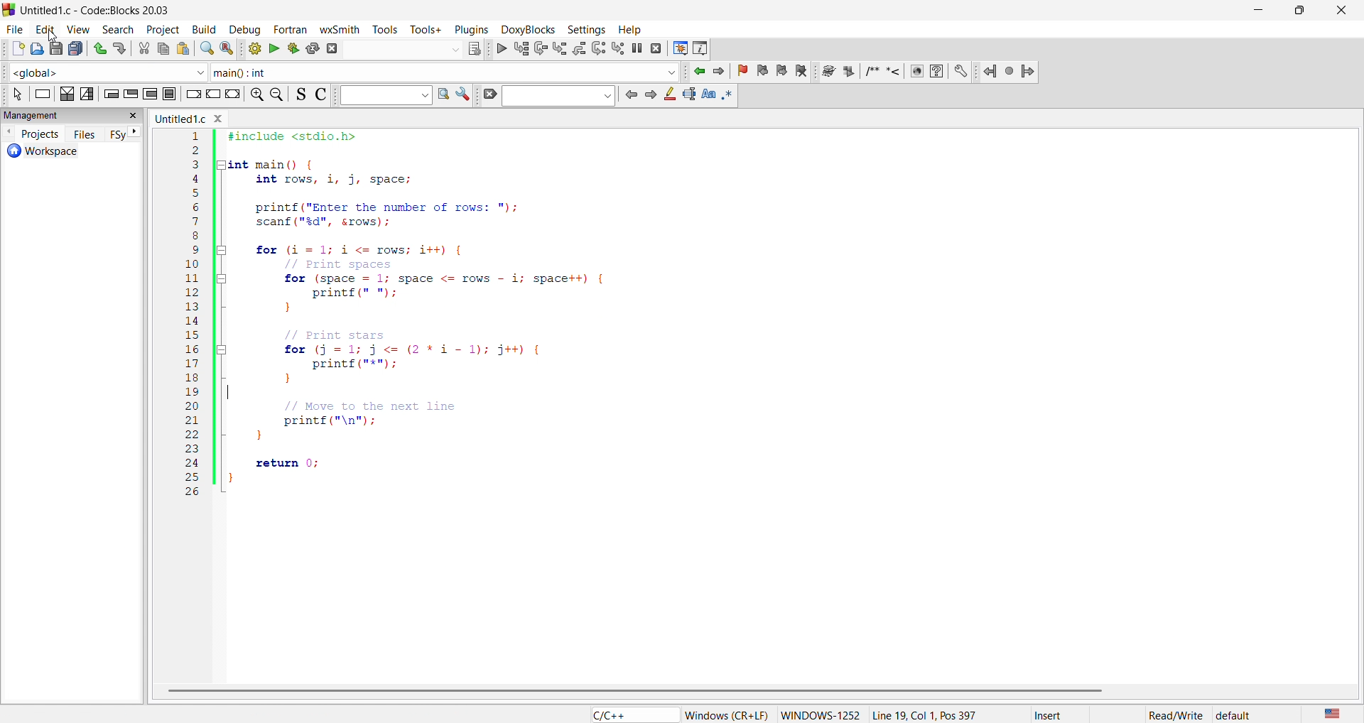 The width and height of the screenshot is (1364, 723). What do you see at coordinates (643, 691) in the screenshot?
I see `vertical scroll bar` at bounding box center [643, 691].